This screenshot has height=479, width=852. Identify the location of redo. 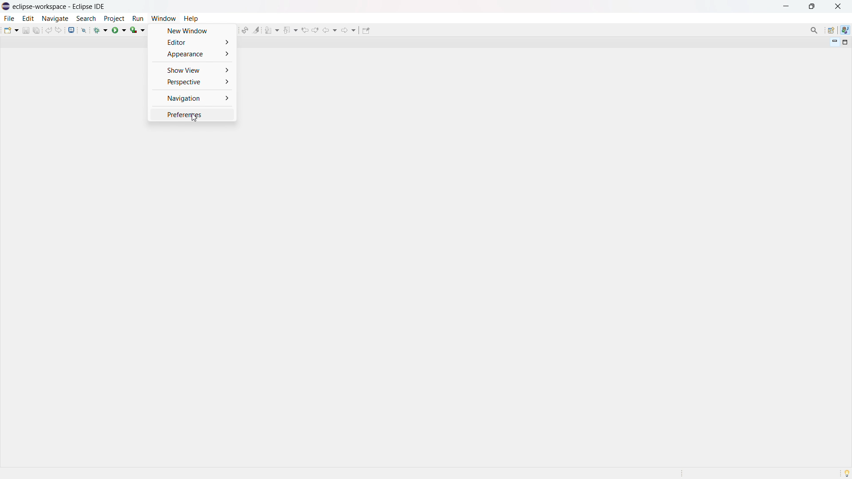
(59, 30).